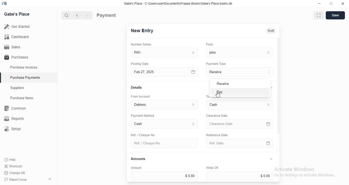 The image size is (349, 185). What do you see at coordinates (142, 115) in the screenshot?
I see `‘Payment Method` at bounding box center [142, 115].